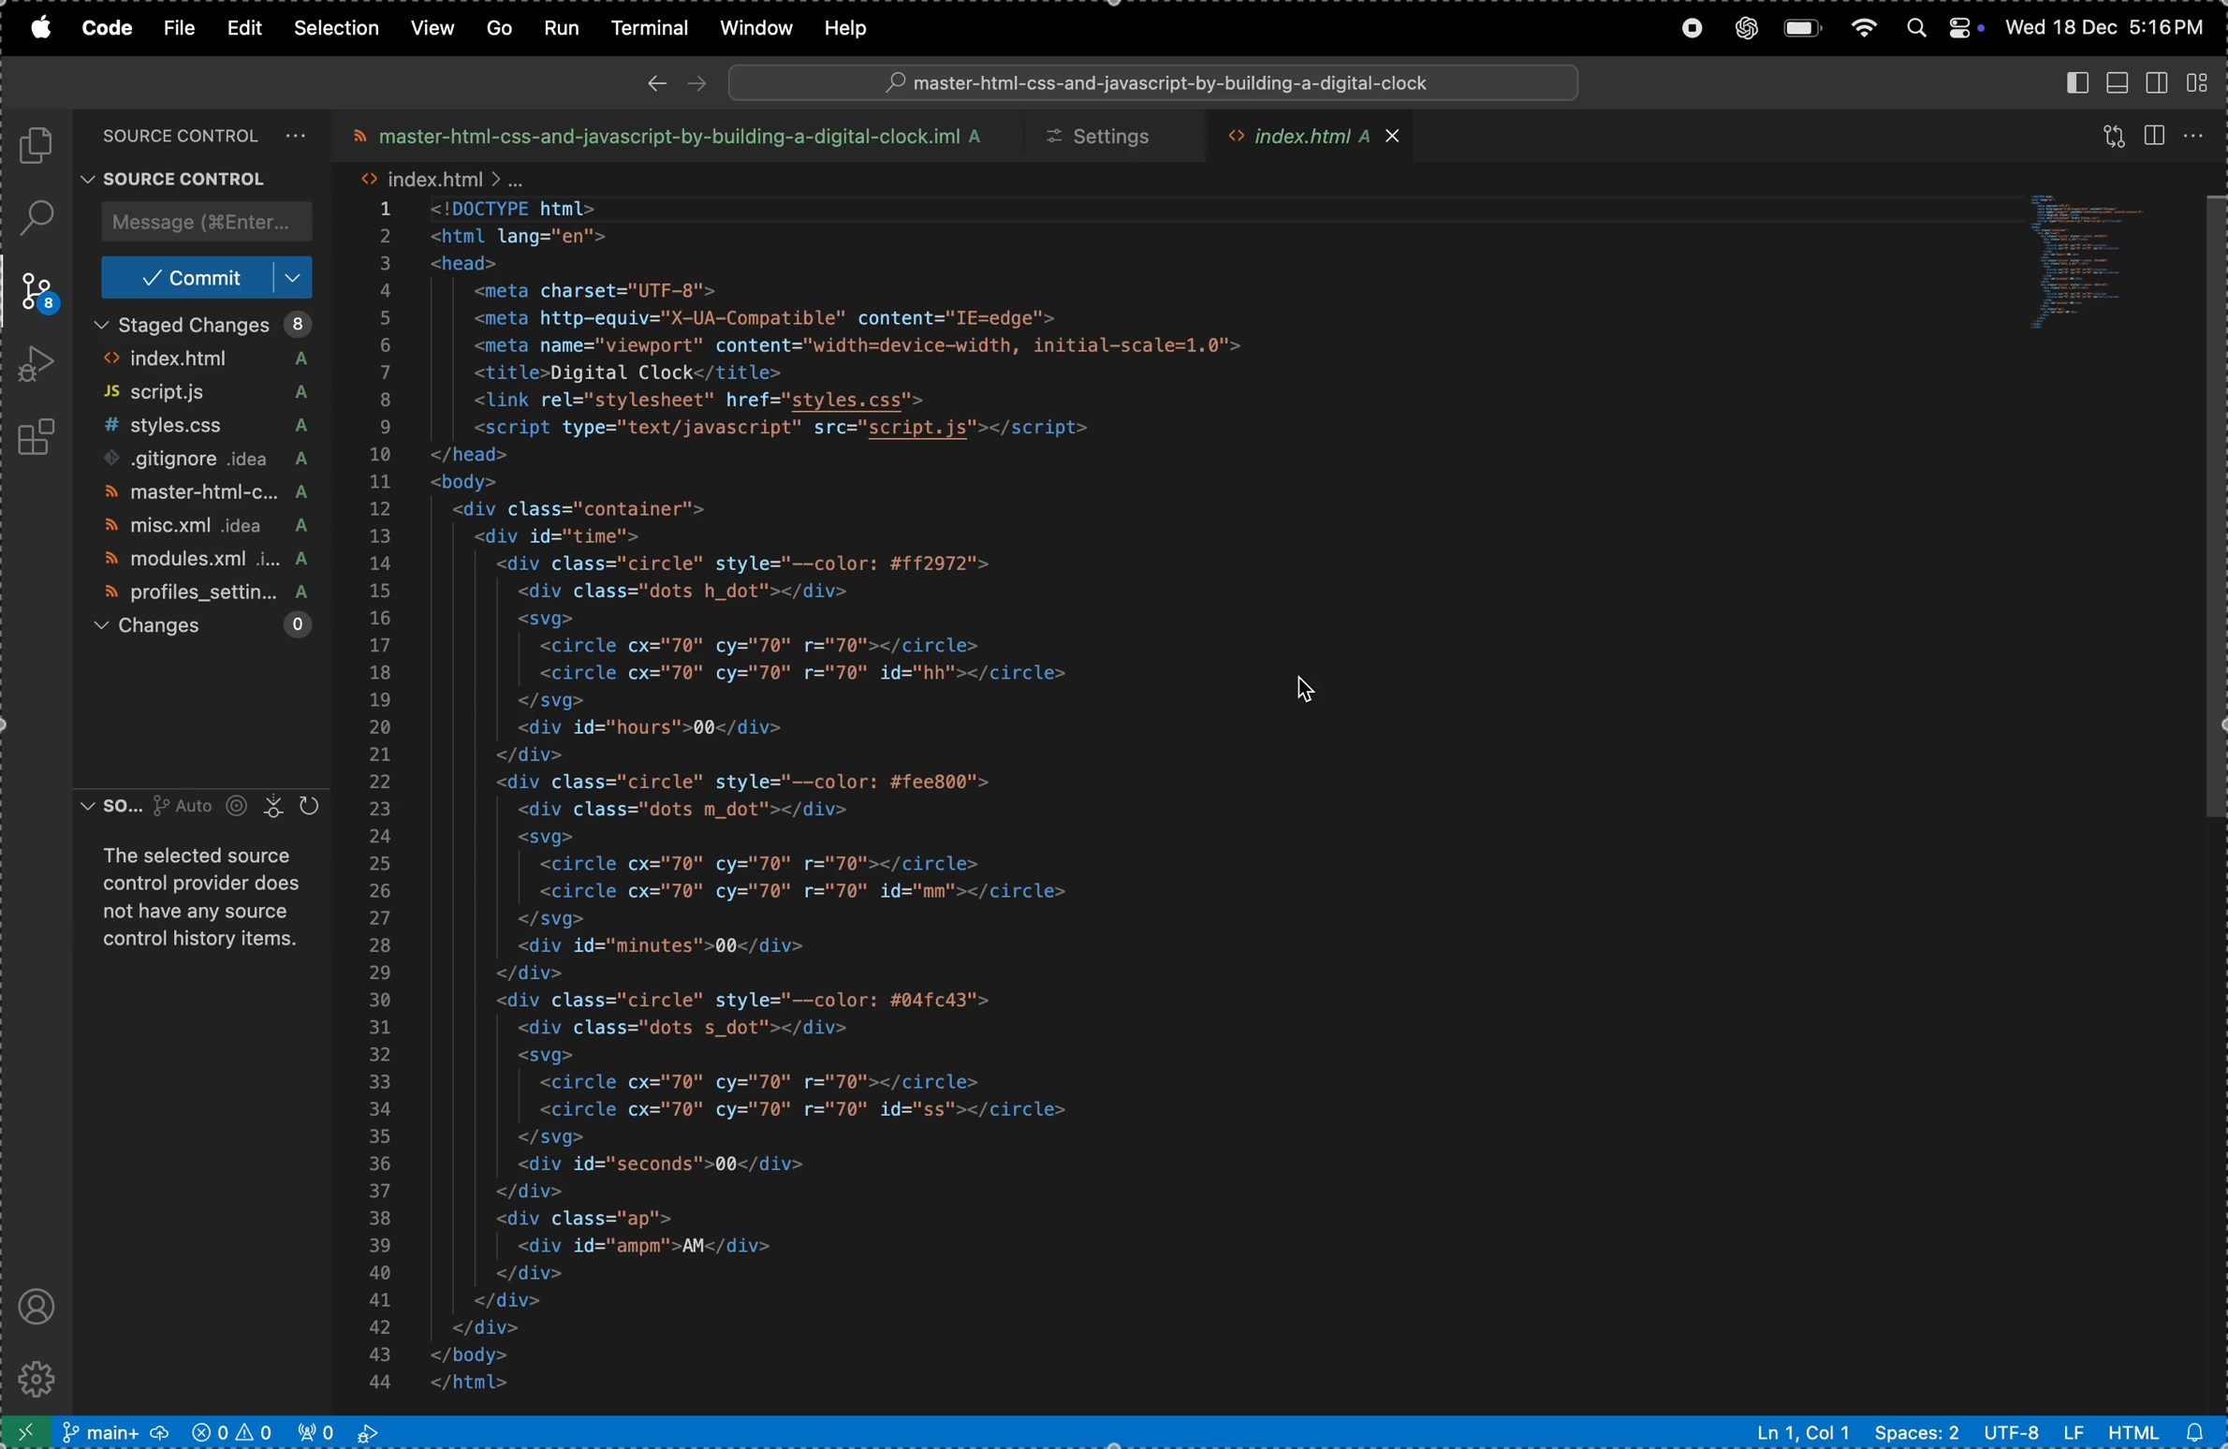  What do you see at coordinates (821, 892) in the screenshot?
I see `<circle cx="70" cy="70" r="70" id="mm"></circle>` at bounding box center [821, 892].